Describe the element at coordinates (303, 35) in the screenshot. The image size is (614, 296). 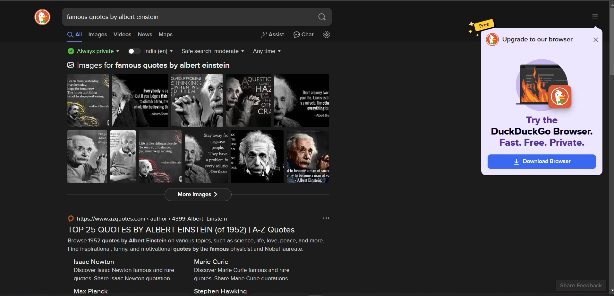
I see `chat` at that location.